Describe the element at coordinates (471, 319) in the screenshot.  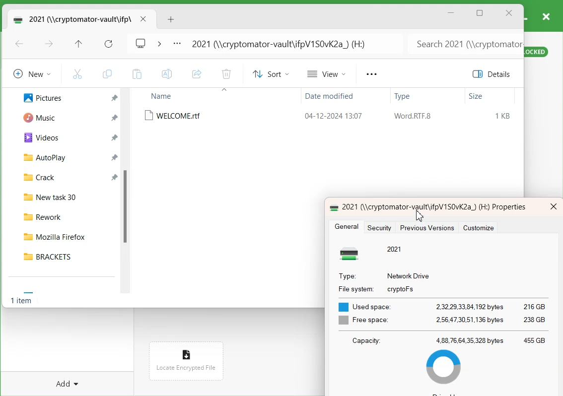
I see `256.47.30.51.136 bytes.` at that location.